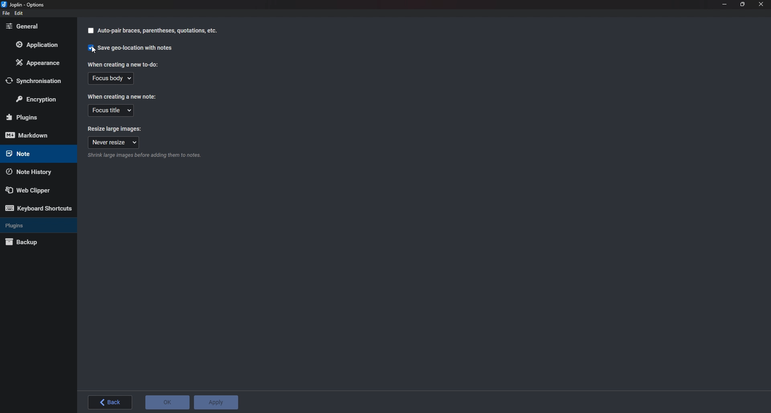  I want to click on Keyboard shortcuts, so click(38, 208).